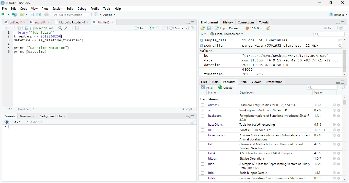 The image size is (349, 183). Describe the element at coordinates (48, 37) in the screenshot. I see `library ("lubridate") Timestamp <- 2012368256]datetime <- as_datetime(timestamp)` at that location.